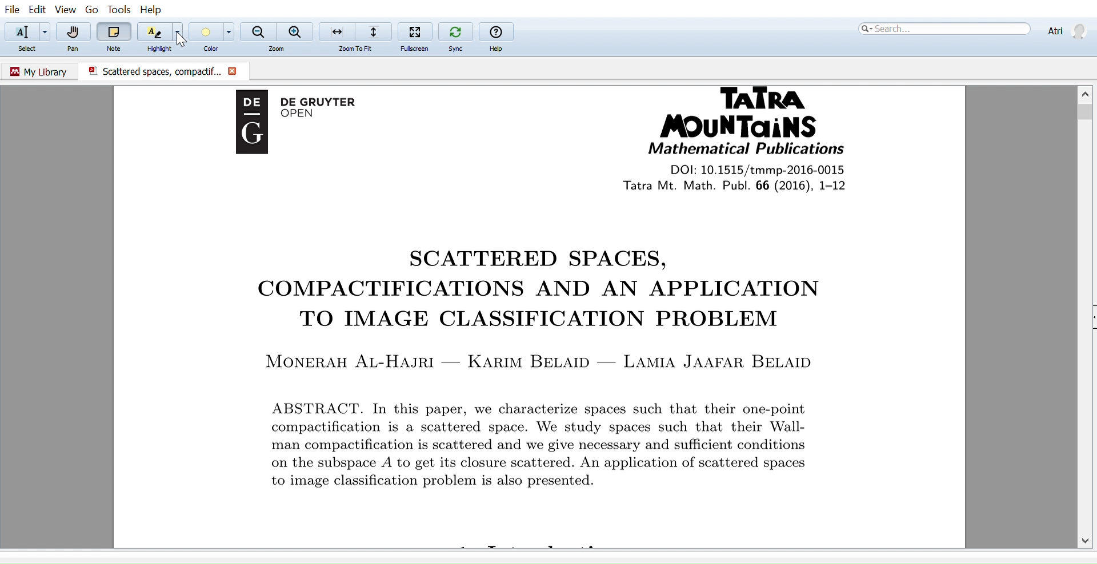  Describe the element at coordinates (75, 32) in the screenshot. I see `Pan` at that location.